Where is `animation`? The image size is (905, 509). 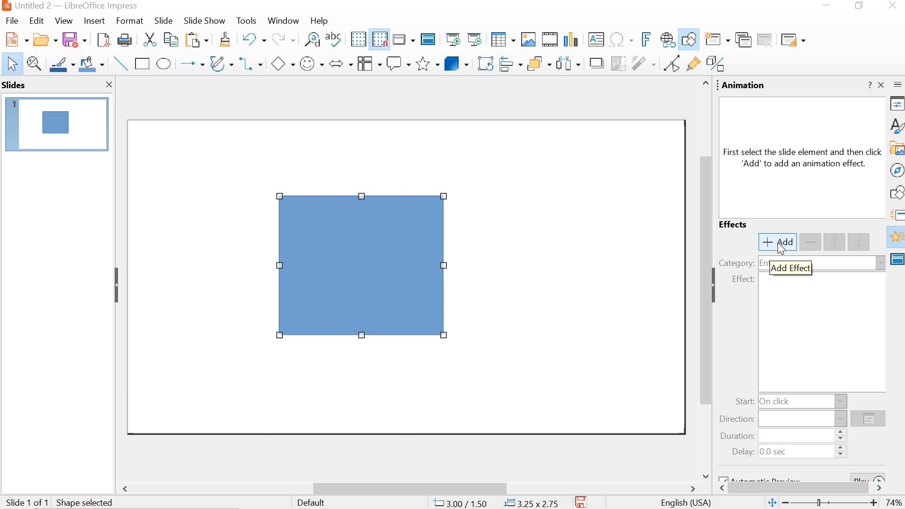
animation is located at coordinates (745, 85).